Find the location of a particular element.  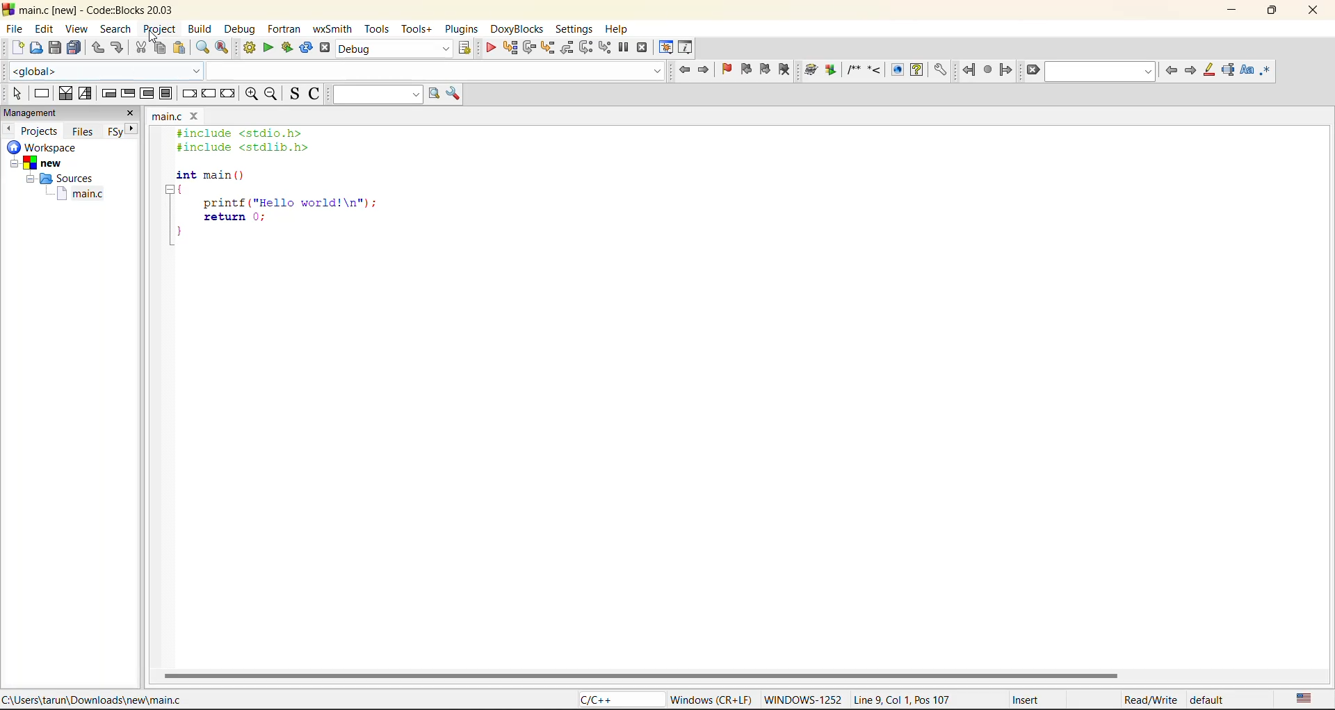

build and run is located at coordinates (288, 47).